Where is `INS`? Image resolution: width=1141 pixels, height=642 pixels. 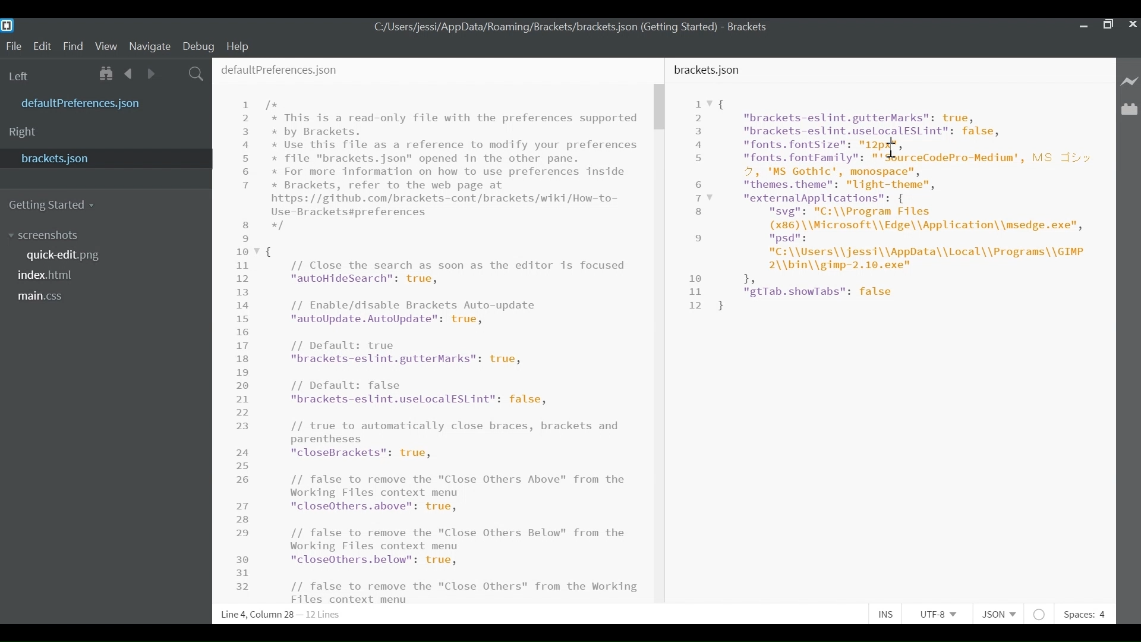 INS is located at coordinates (890, 614).